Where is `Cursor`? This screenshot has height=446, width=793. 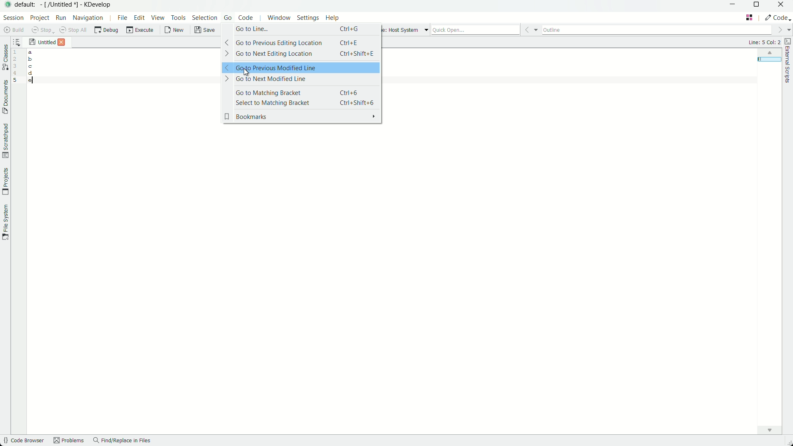 Cursor is located at coordinates (246, 71).